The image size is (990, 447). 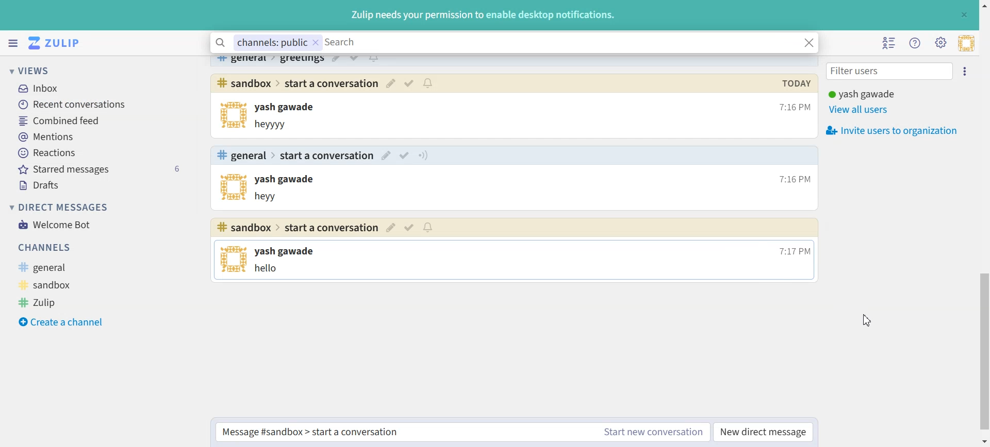 I want to click on notifications, so click(x=428, y=228).